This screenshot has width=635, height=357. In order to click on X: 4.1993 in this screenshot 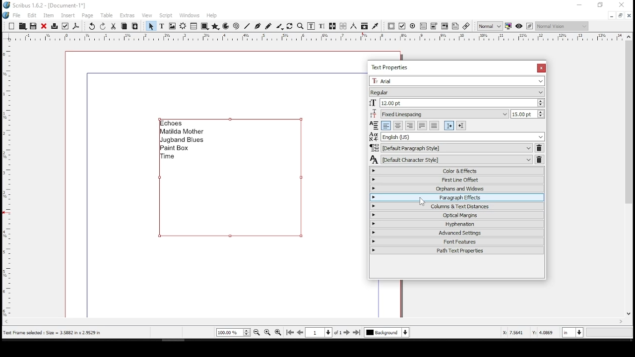, I will do `click(510, 332)`.